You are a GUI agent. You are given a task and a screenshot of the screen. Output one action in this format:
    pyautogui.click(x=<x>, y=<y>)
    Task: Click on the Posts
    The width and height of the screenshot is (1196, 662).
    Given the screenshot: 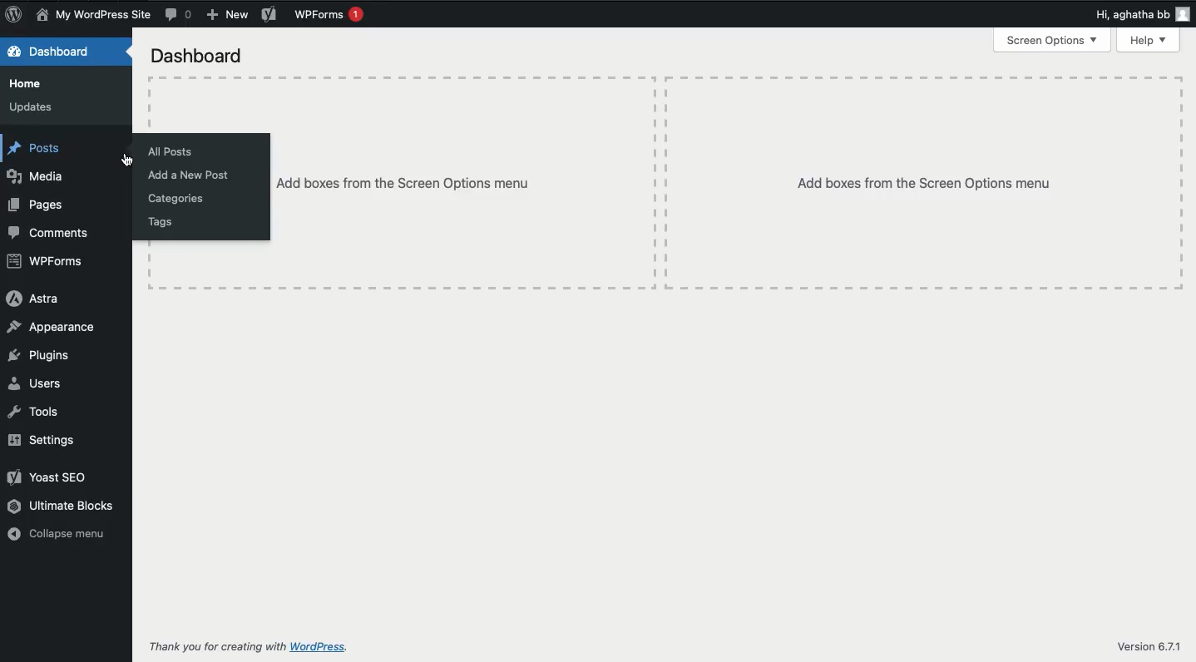 What is the action you would take?
    pyautogui.click(x=37, y=149)
    